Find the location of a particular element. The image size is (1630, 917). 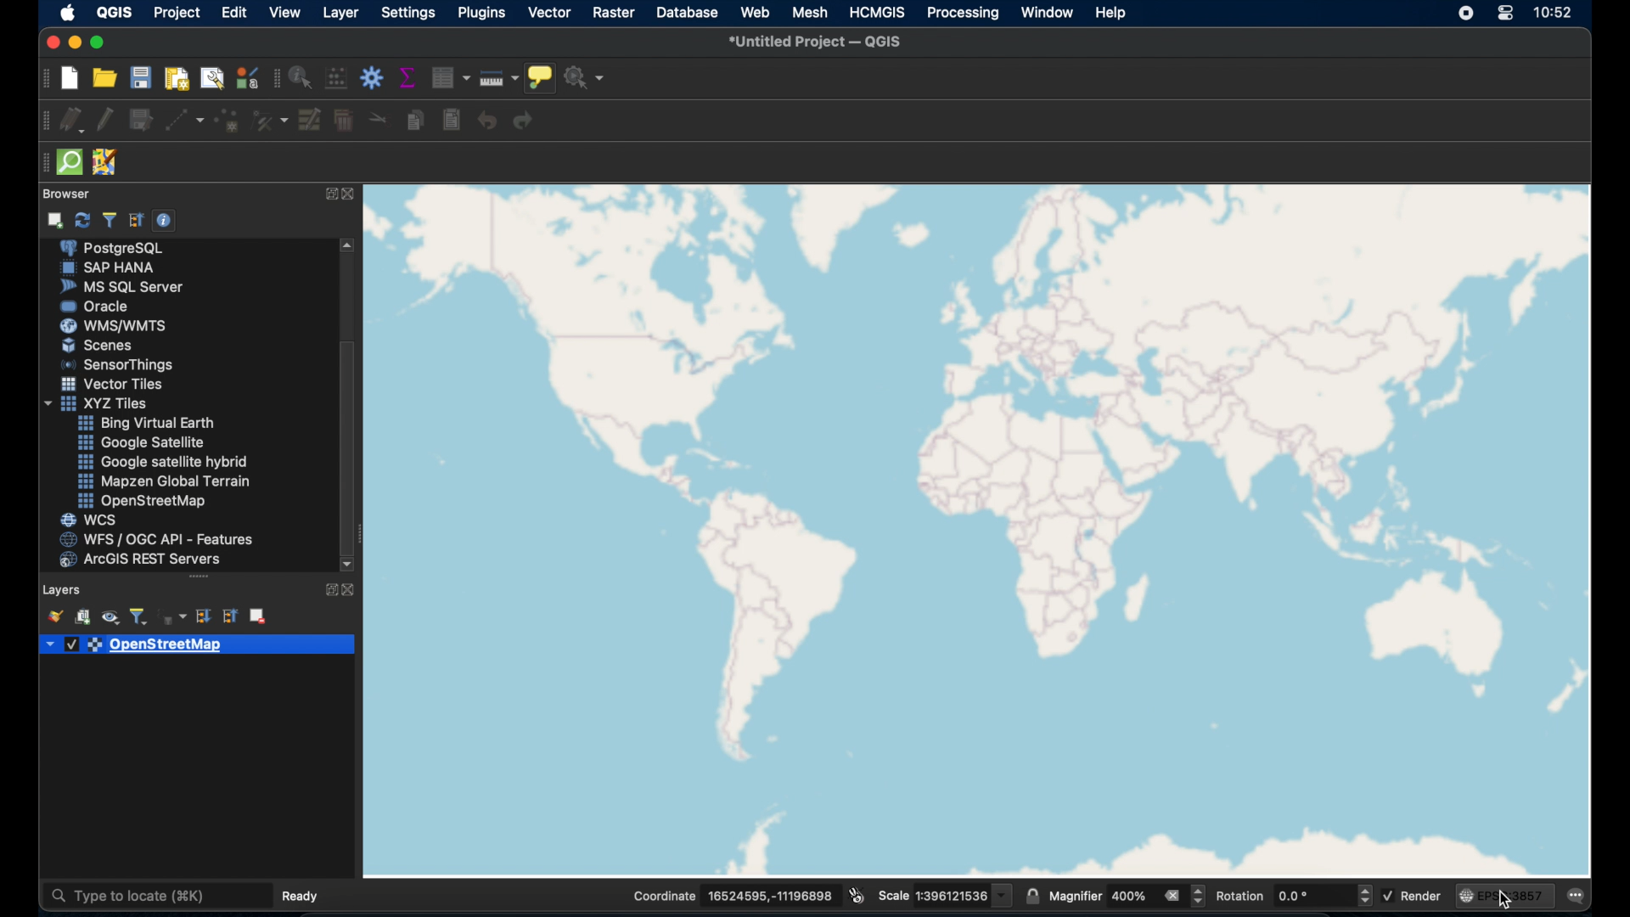

drag handle is located at coordinates (197, 577).